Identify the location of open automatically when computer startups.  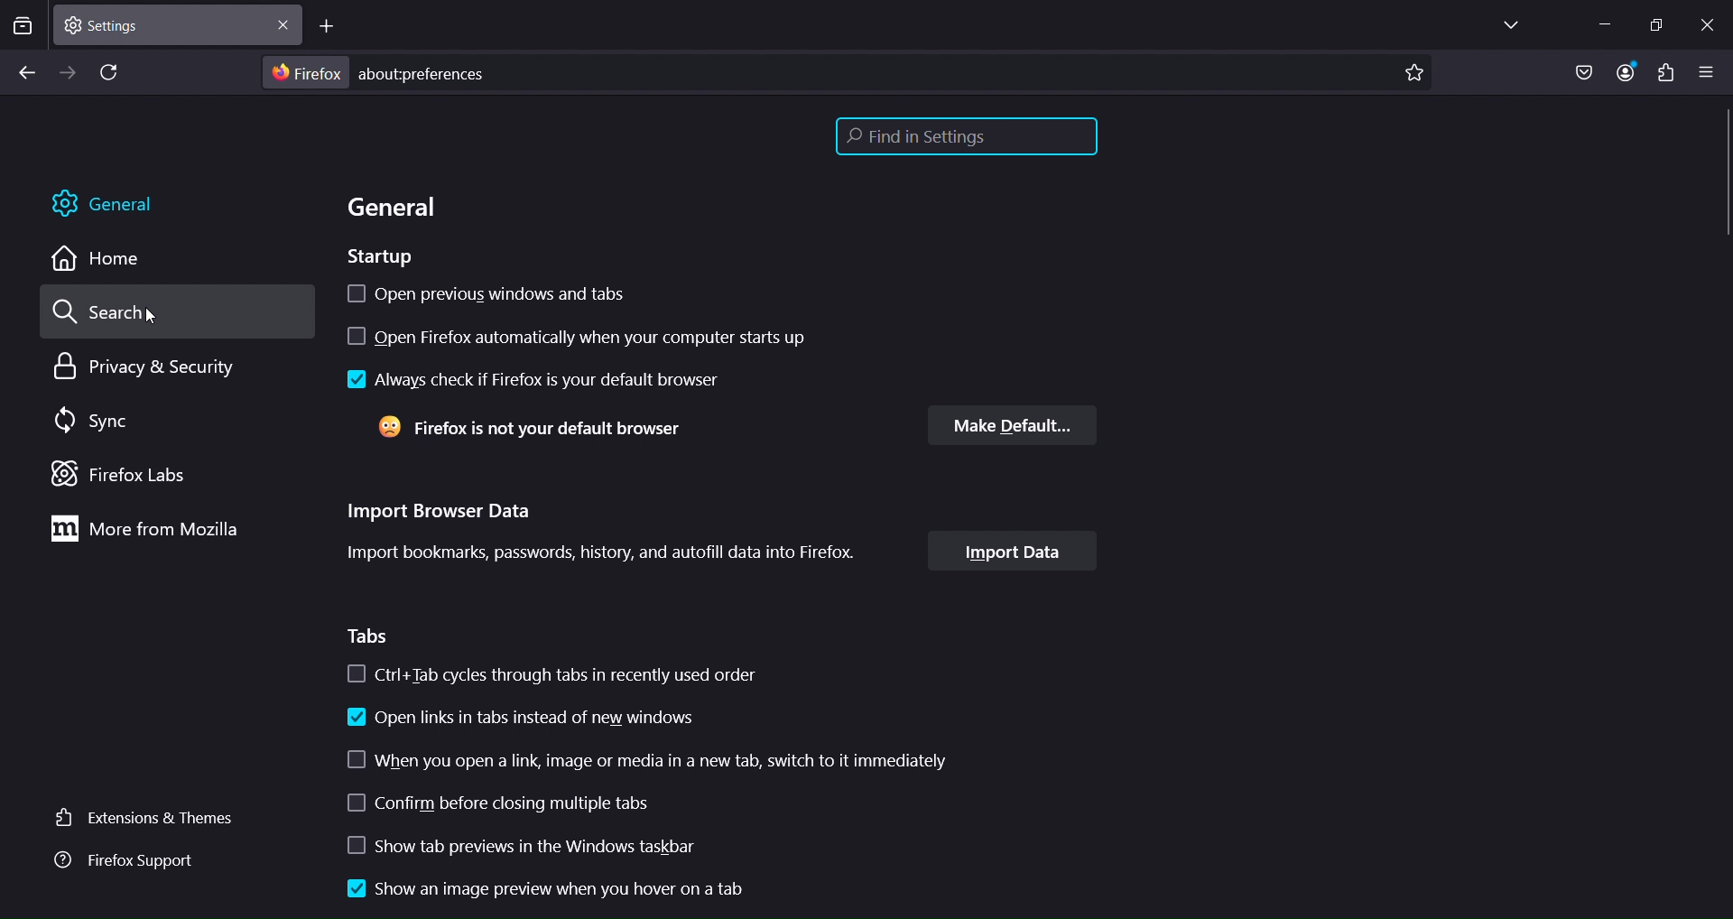
(601, 339).